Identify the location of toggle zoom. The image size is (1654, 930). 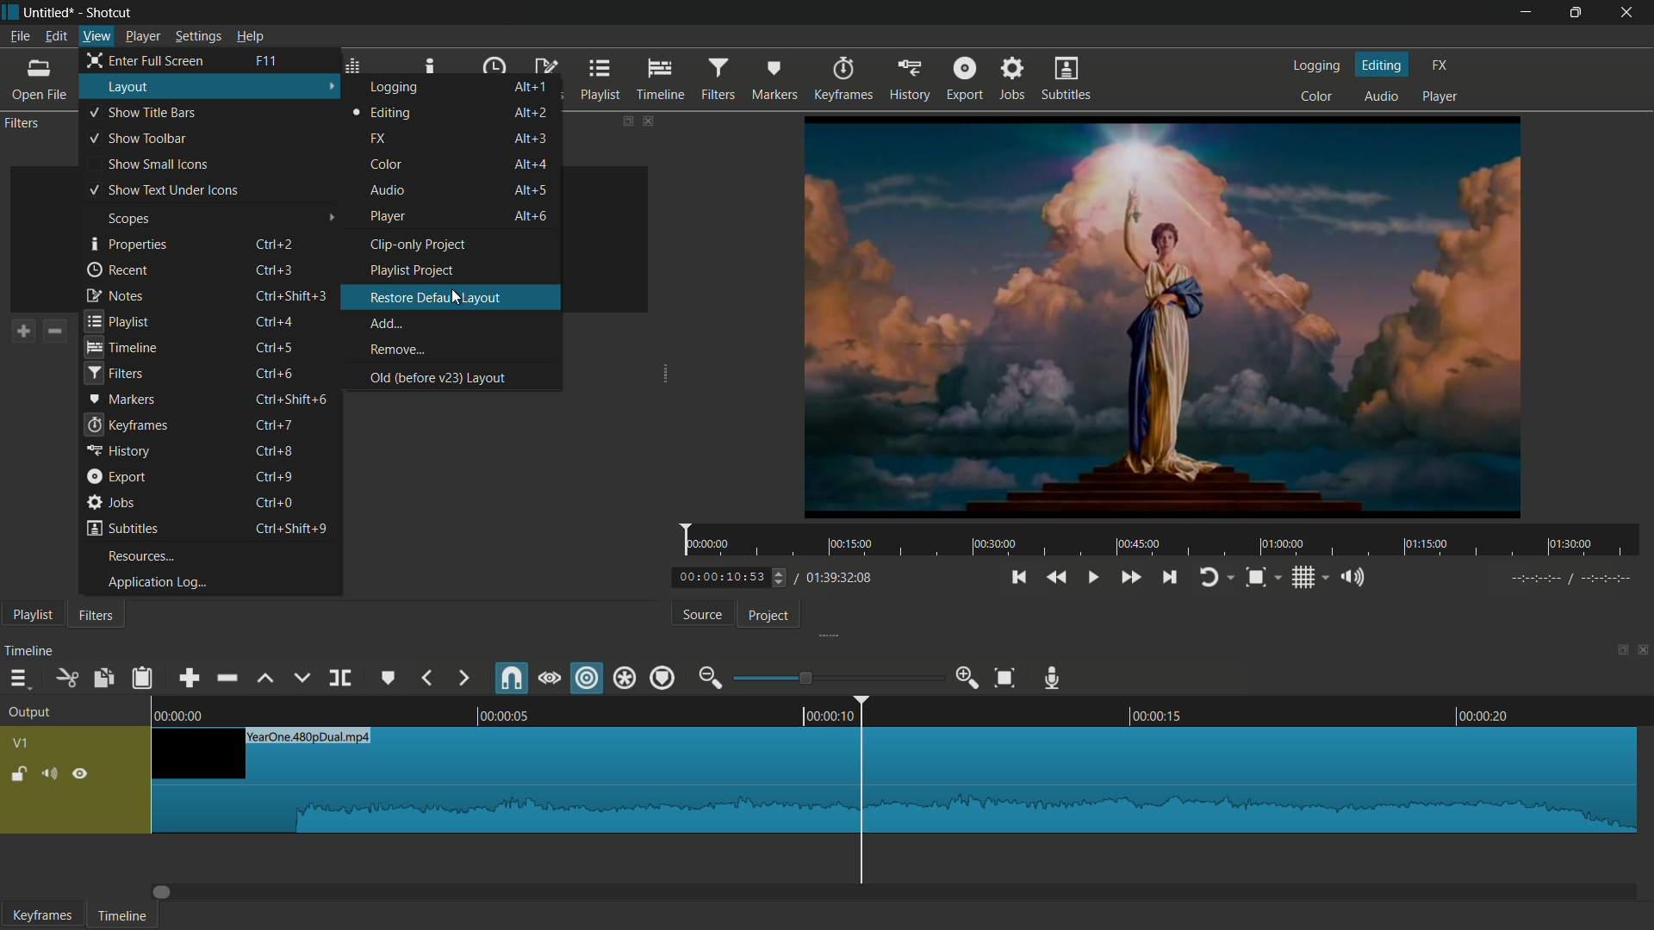
(1257, 578).